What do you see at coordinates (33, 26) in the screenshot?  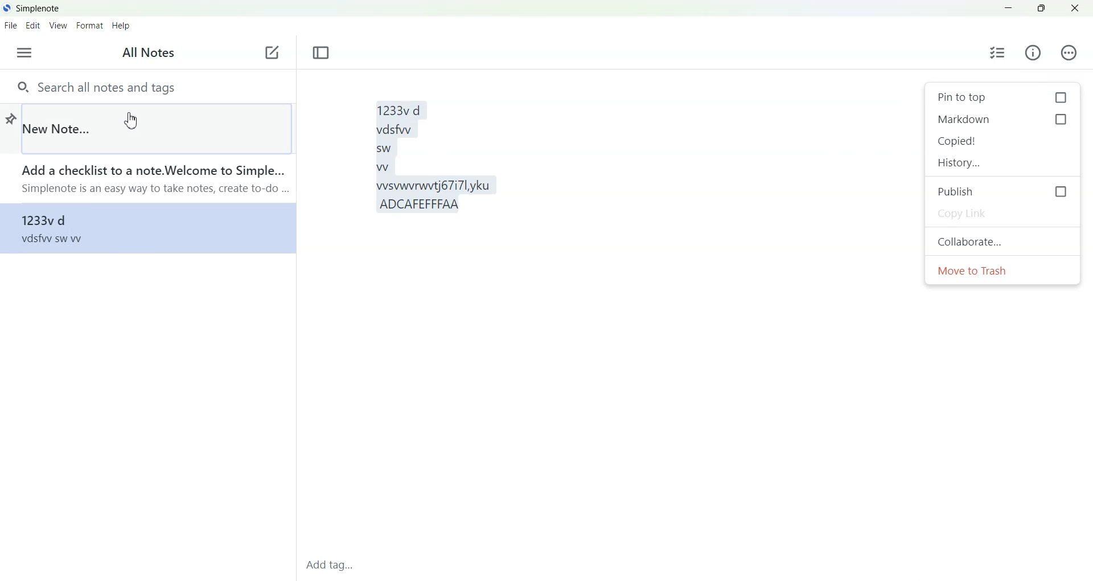 I see `Edit` at bounding box center [33, 26].